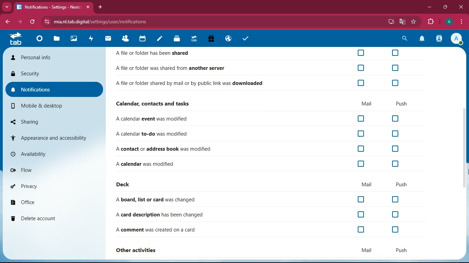 The width and height of the screenshot is (469, 263). What do you see at coordinates (414, 22) in the screenshot?
I see `favorite` at bounding box center [414, 22].